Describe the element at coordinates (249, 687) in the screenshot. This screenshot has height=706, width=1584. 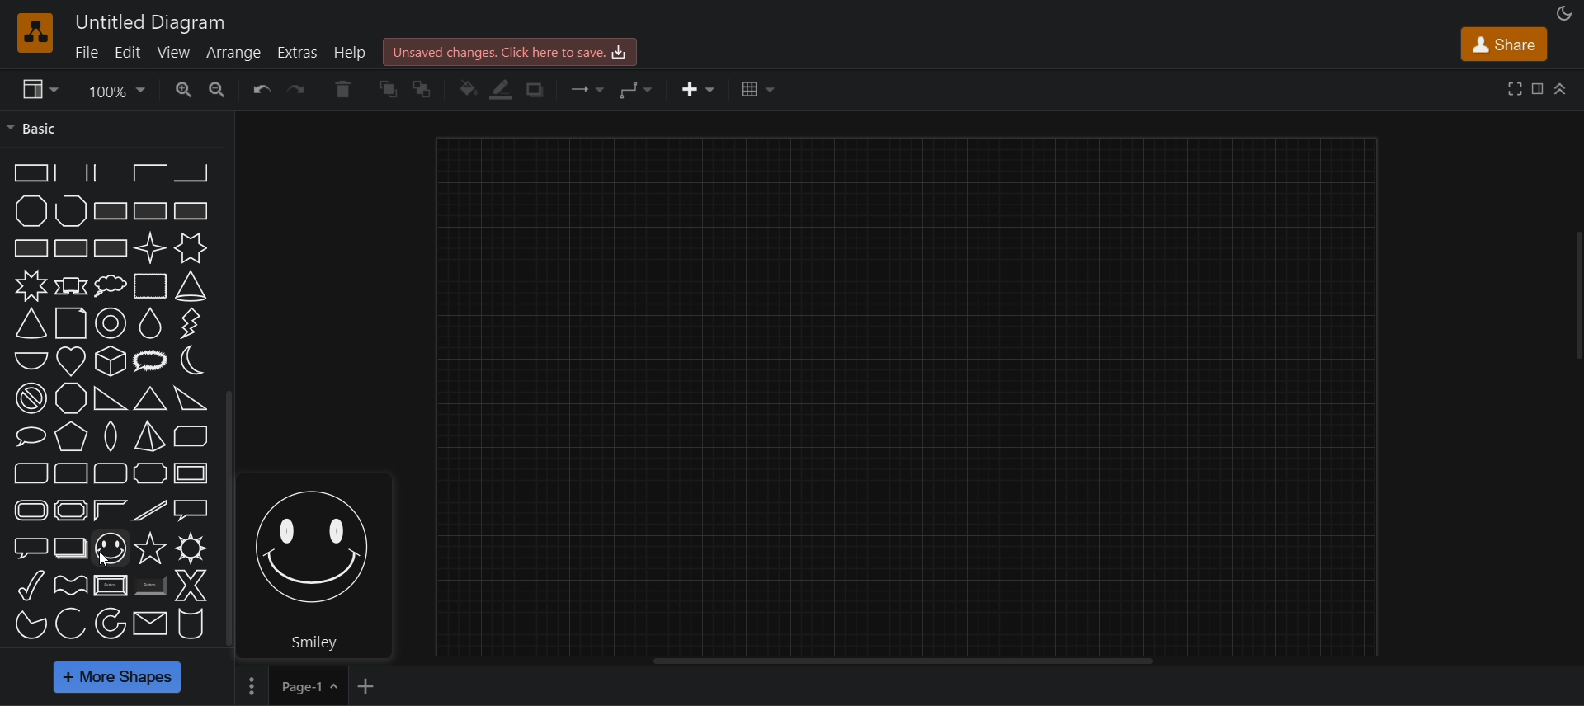
I see `options` at that location.